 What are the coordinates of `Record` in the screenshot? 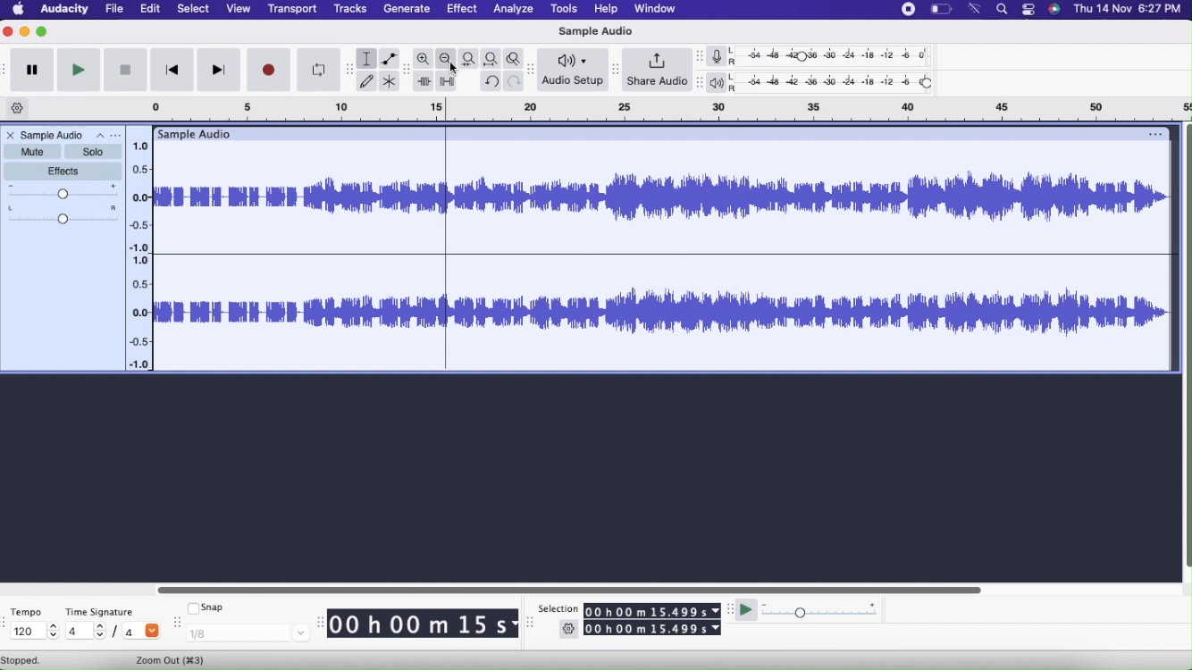 It's located at (268, 71).